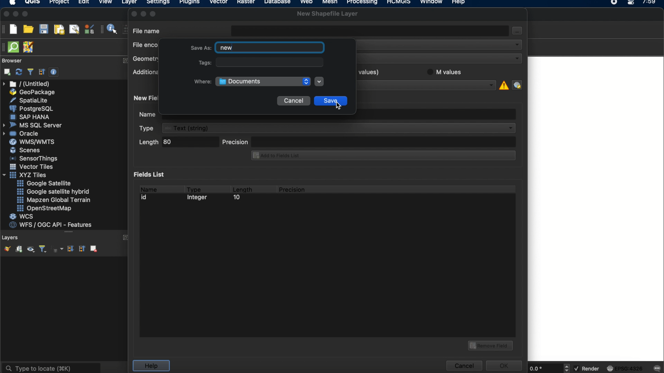 This screenshot has width=664, height=373. What do you see at coordinates (240, 82) in the screenshot?
I see `documents` at bounding box center [240, 82].